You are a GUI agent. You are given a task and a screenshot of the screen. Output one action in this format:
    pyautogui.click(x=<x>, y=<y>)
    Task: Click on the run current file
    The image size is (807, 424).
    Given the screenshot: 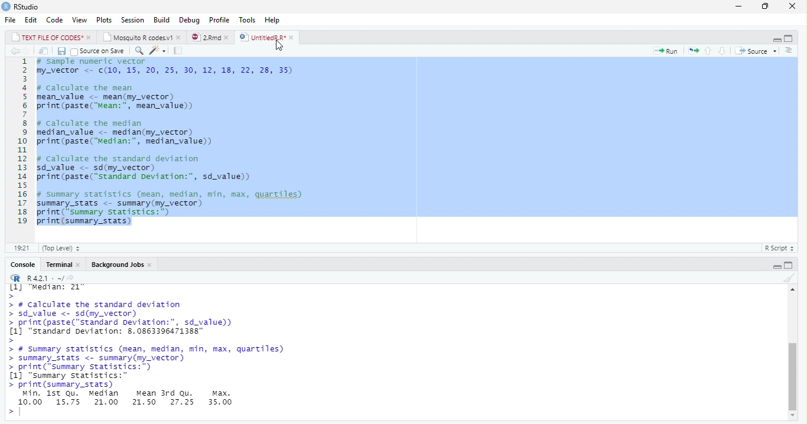 What is the action you would take?
    pyautogui.click(x=668, y=51)
    